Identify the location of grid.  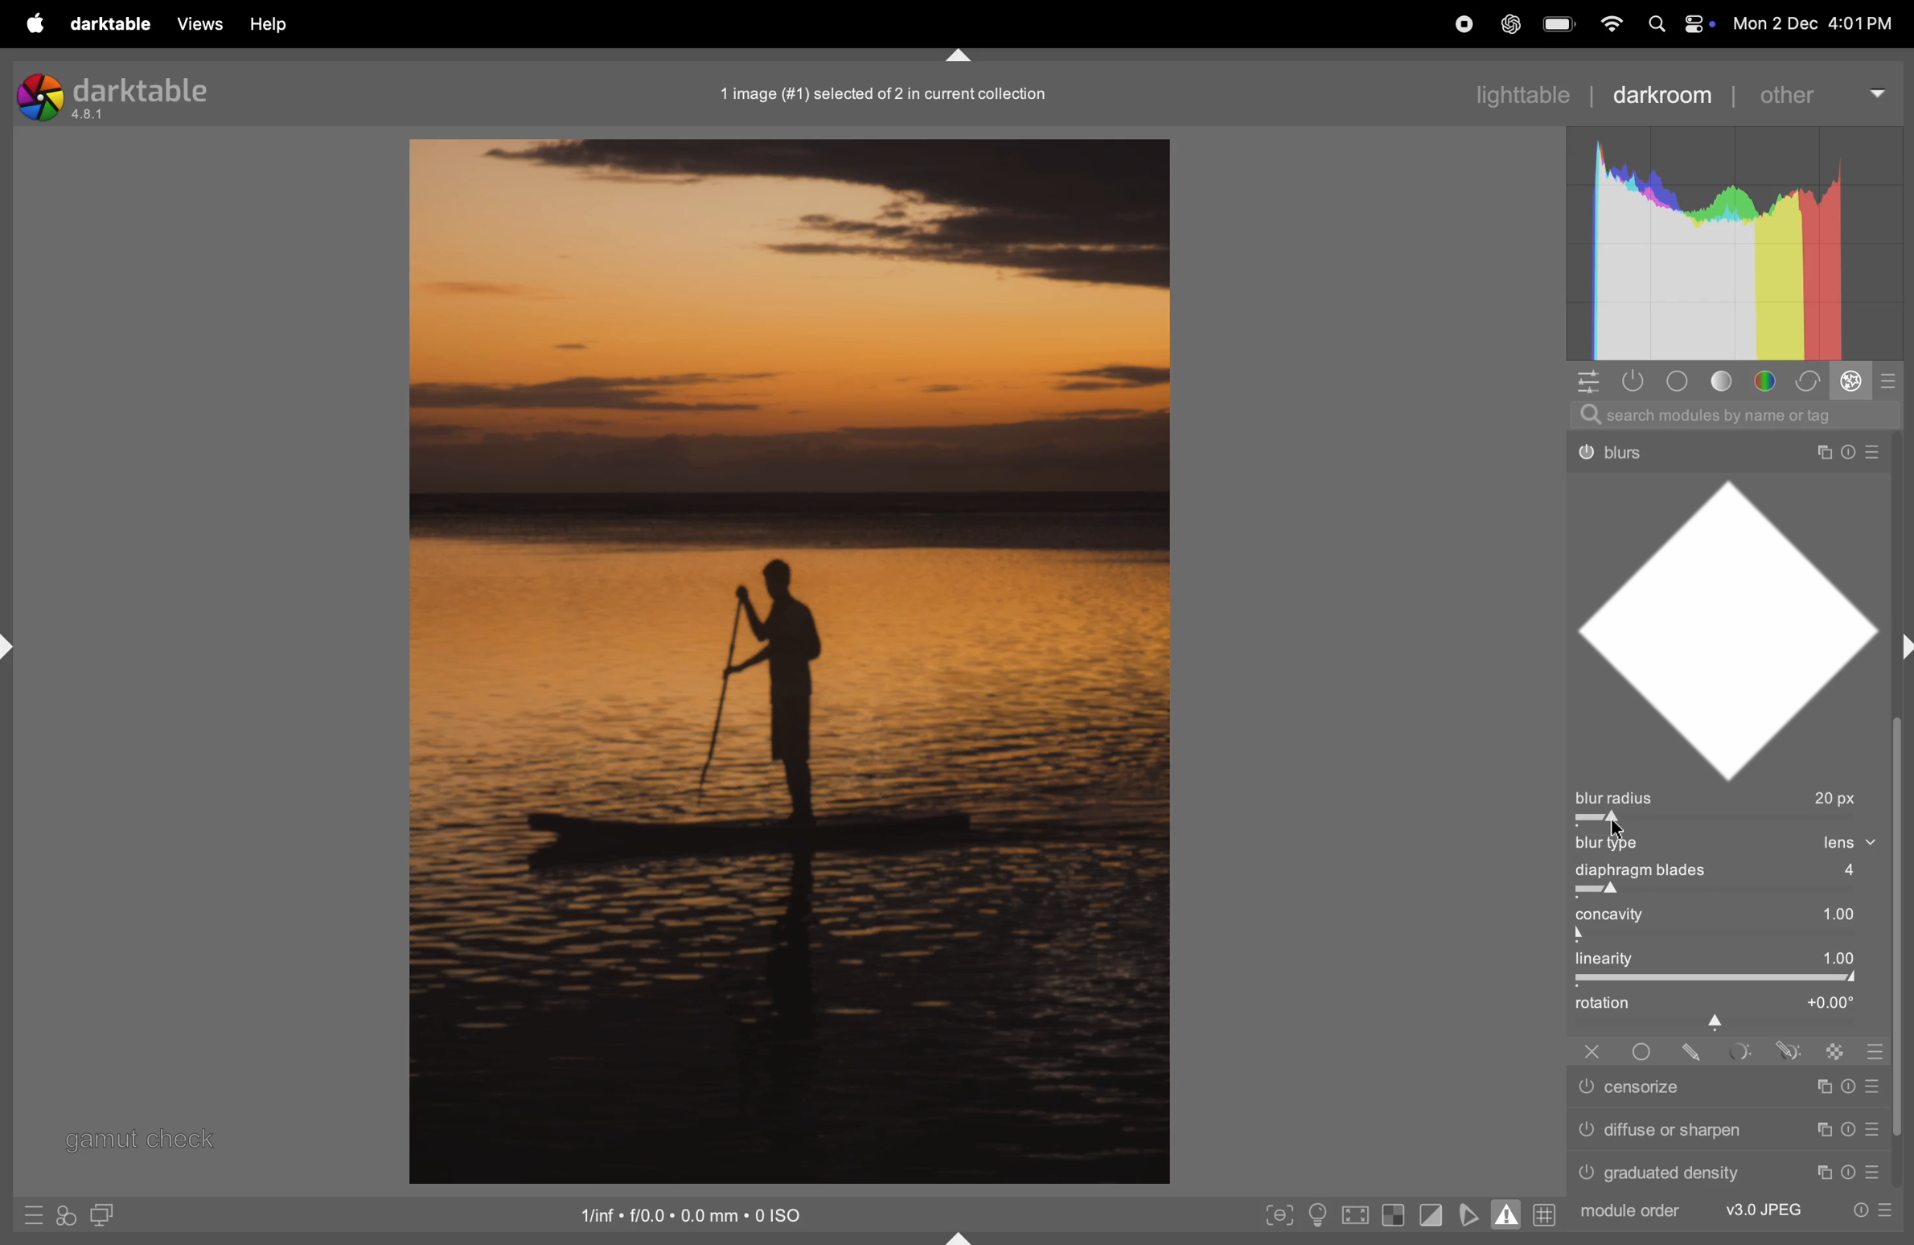
(1546, 1214).